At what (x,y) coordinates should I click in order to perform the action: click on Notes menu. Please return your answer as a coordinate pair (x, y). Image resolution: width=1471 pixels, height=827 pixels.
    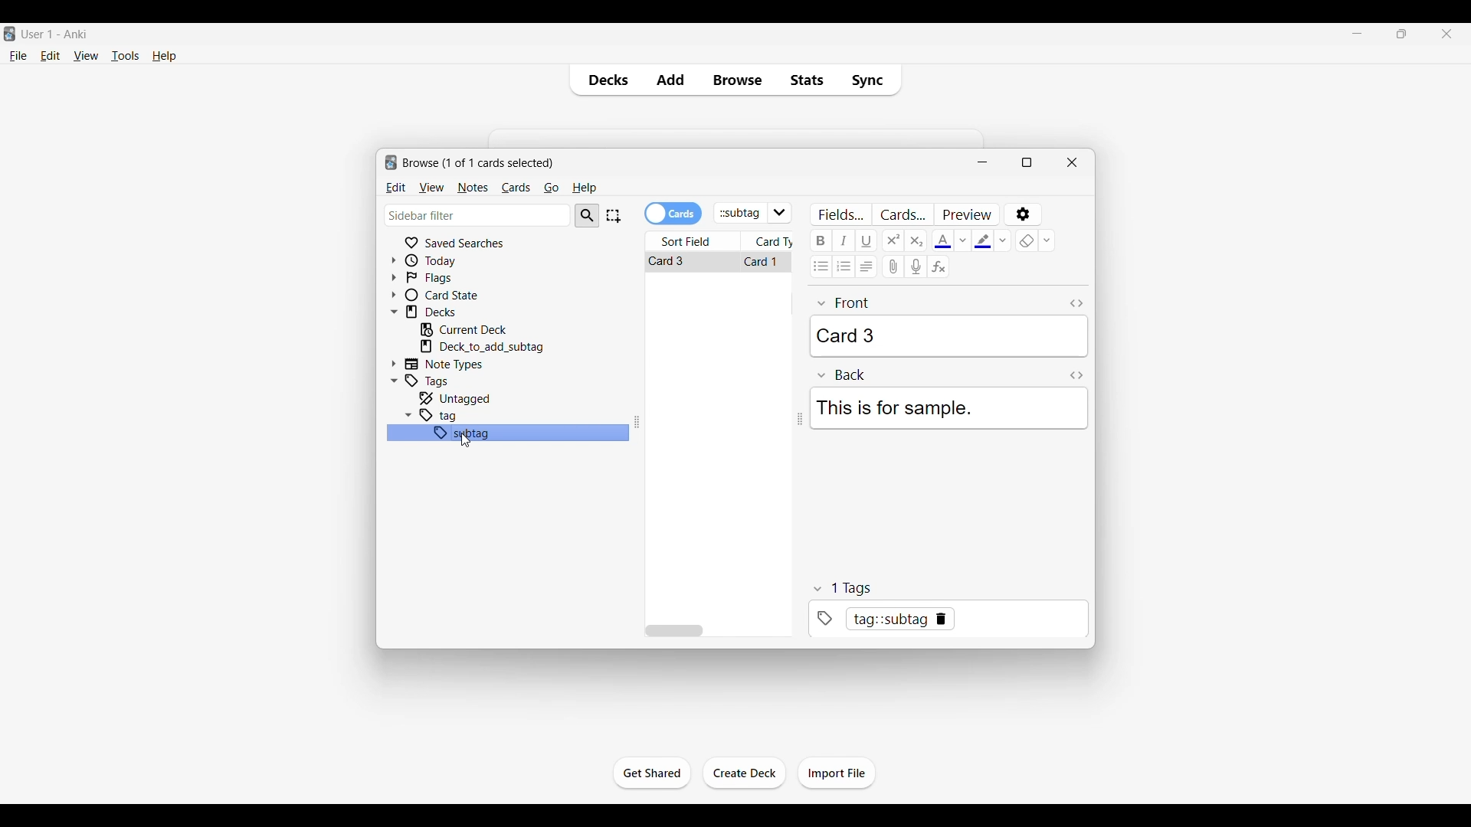
    Looking at the image, I should click on (473, 188).